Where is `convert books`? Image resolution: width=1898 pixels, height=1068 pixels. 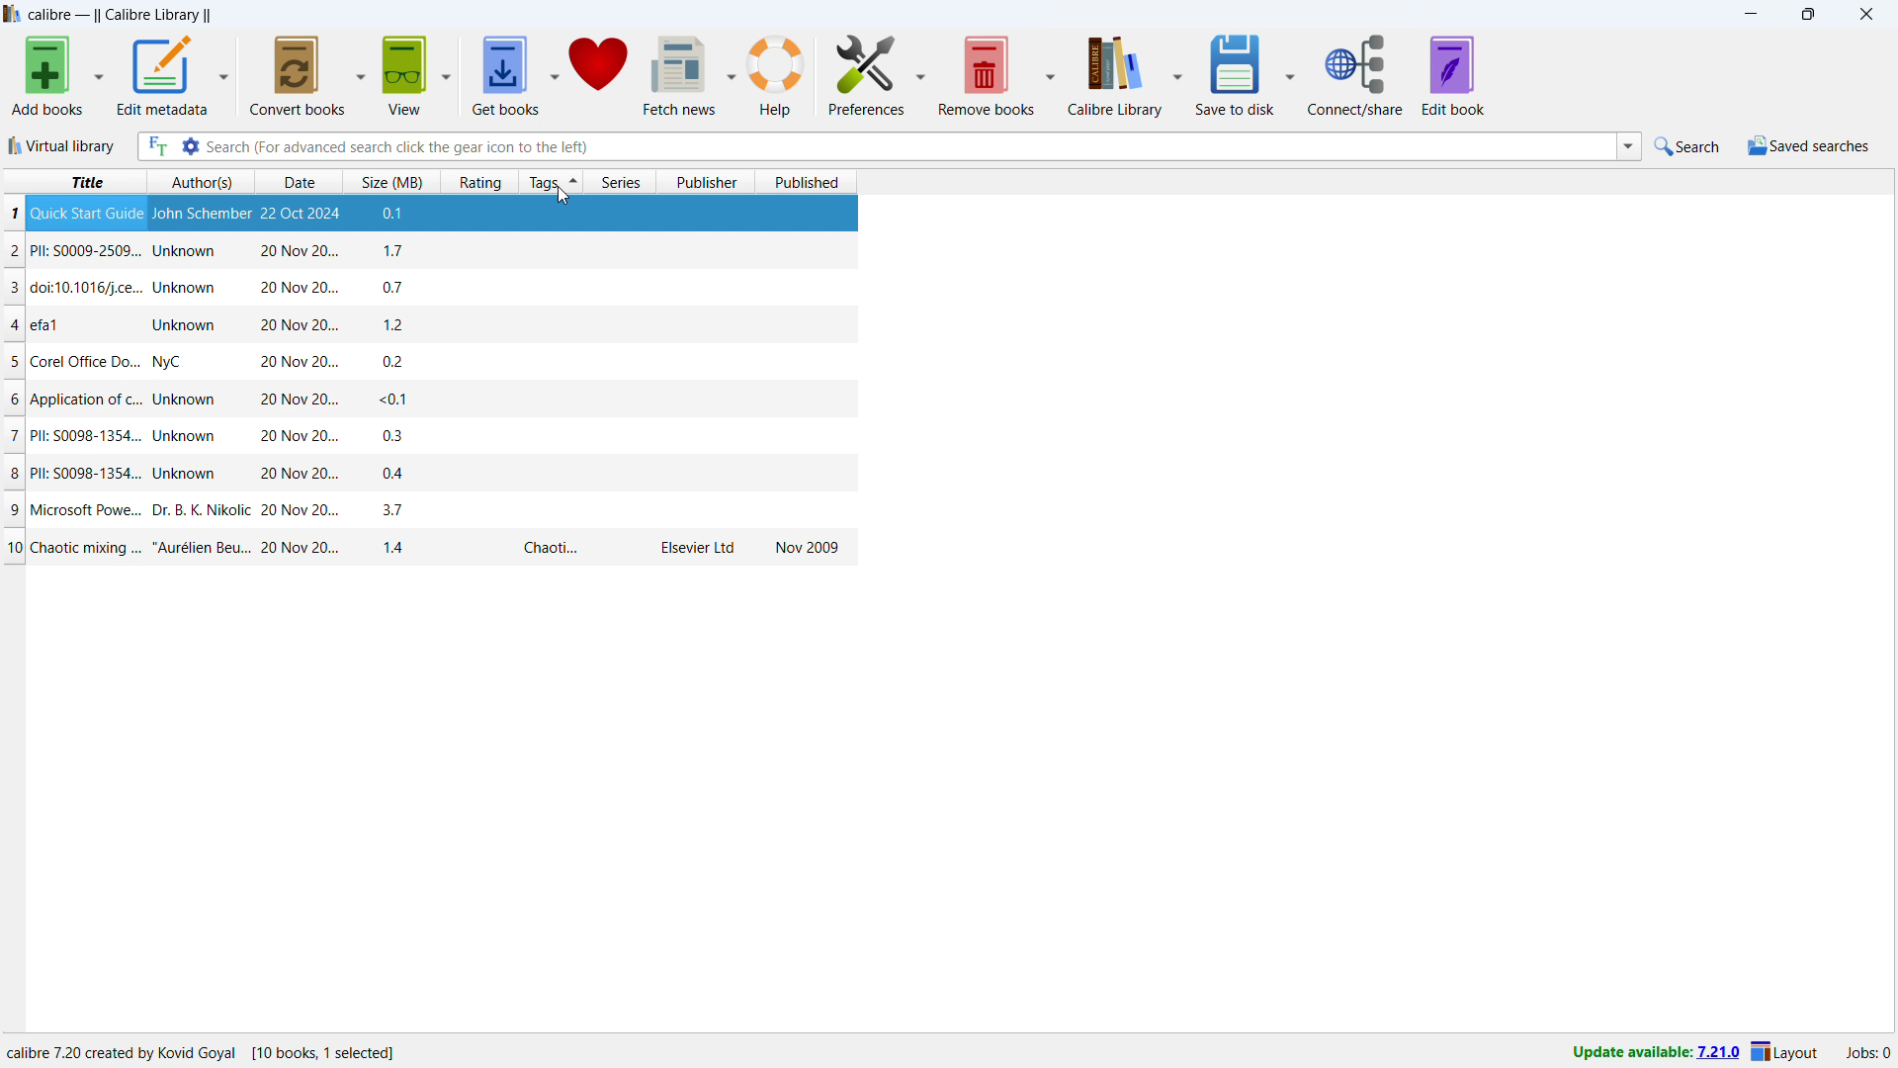 convert books is located at coordinates (299, 75).